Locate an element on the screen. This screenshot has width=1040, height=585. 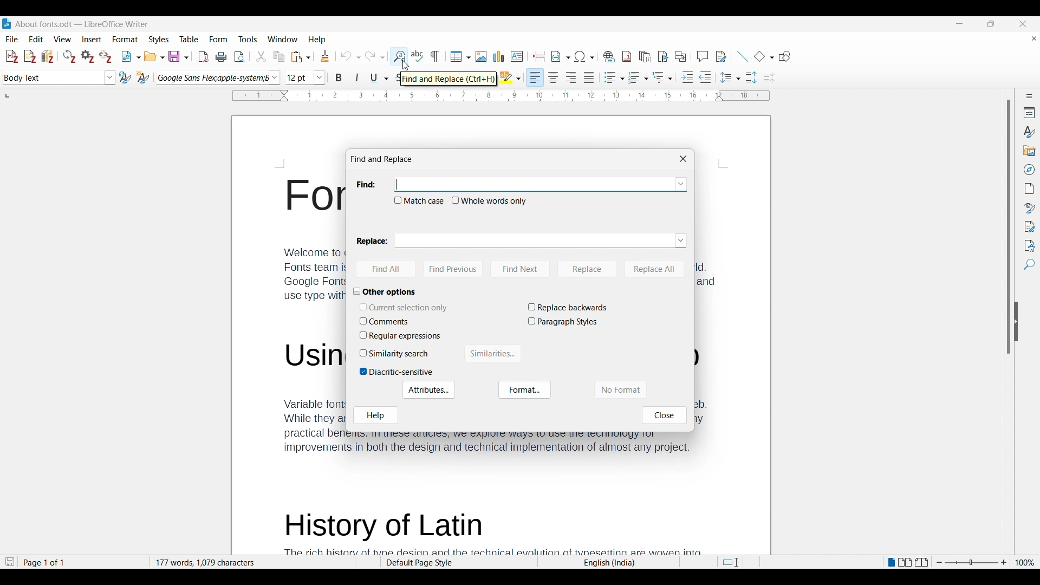
Find options is located at coordinates (681, 185).